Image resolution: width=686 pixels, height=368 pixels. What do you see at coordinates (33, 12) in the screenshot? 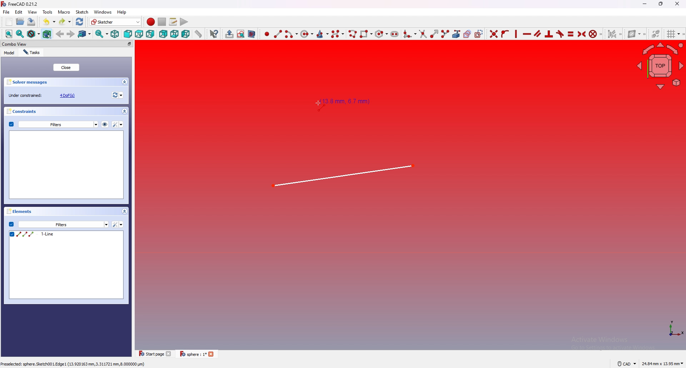
I see `View` at bounding box center [33, 12].